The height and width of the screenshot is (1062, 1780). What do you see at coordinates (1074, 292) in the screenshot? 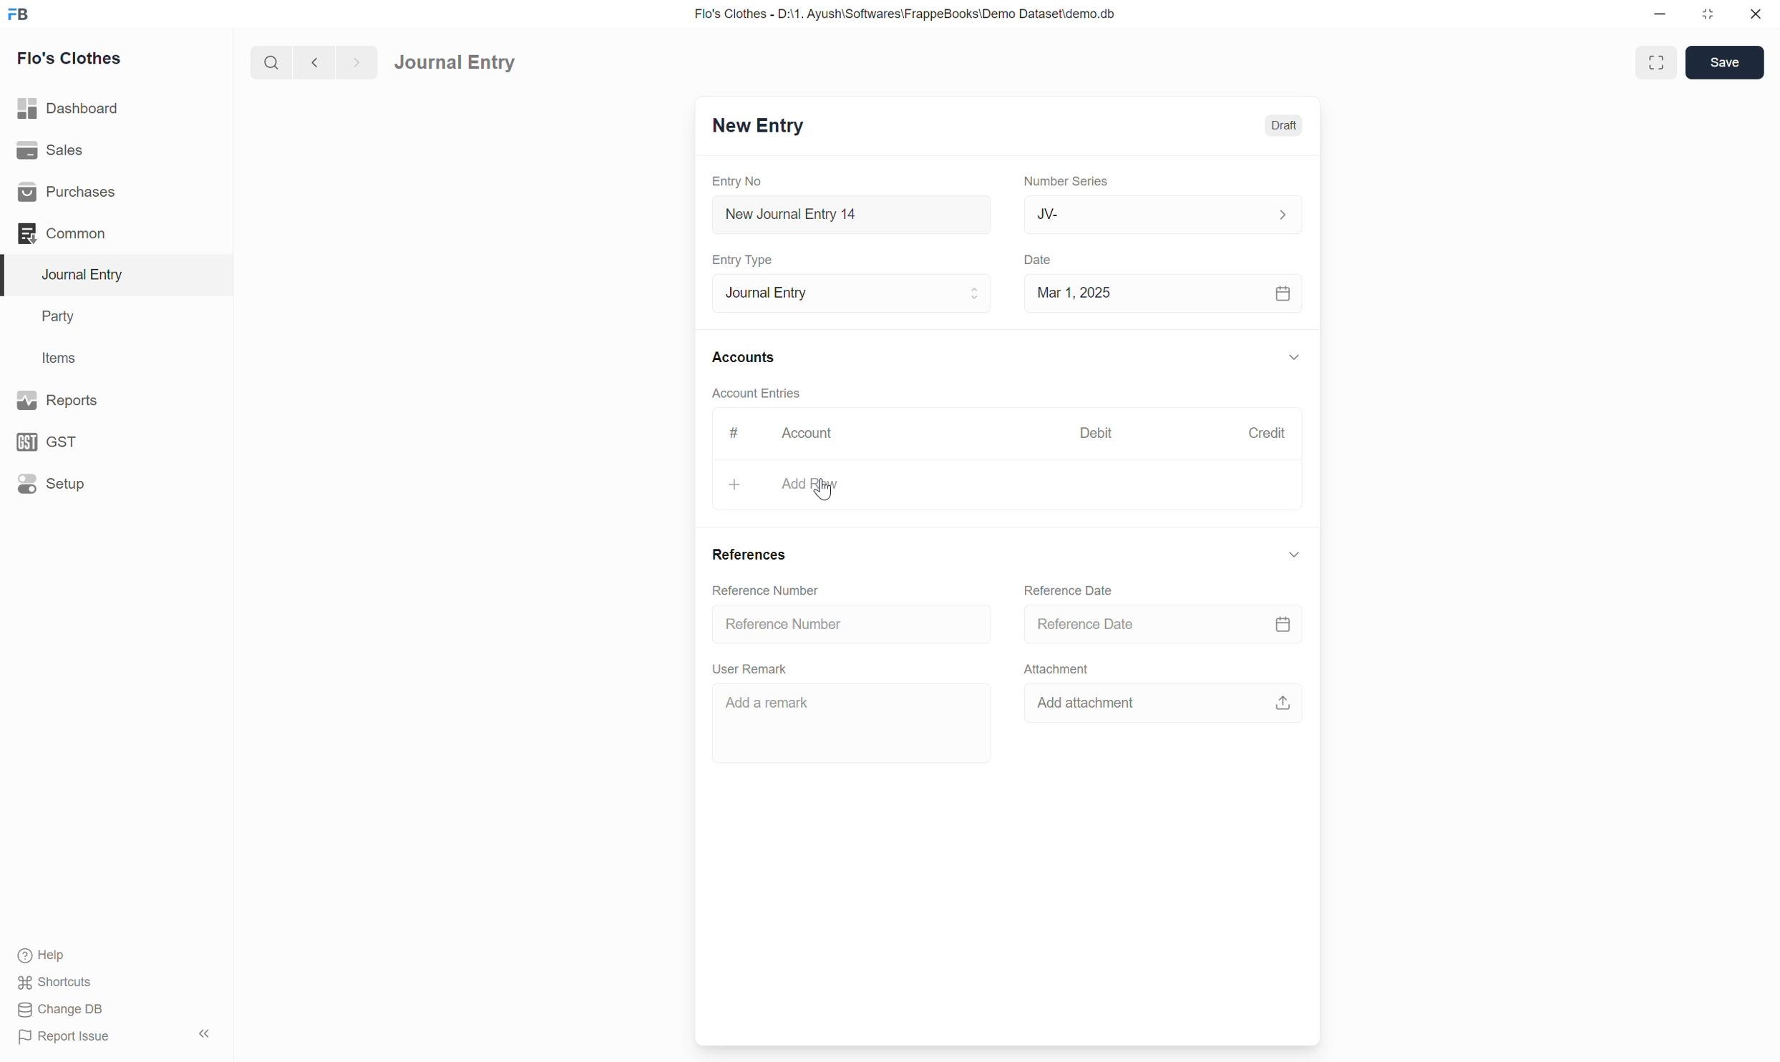
I see `Mar 1, 2025` at bounding box center [1074, 292].